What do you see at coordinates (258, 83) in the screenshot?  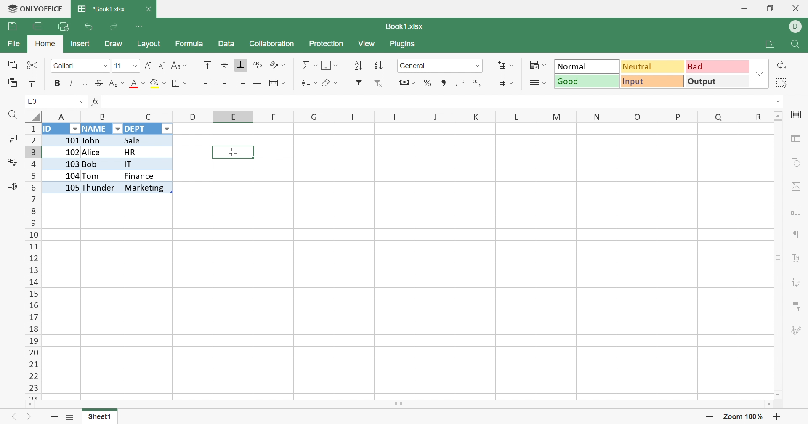 I see `Justified` at bounding box center [258, 83].